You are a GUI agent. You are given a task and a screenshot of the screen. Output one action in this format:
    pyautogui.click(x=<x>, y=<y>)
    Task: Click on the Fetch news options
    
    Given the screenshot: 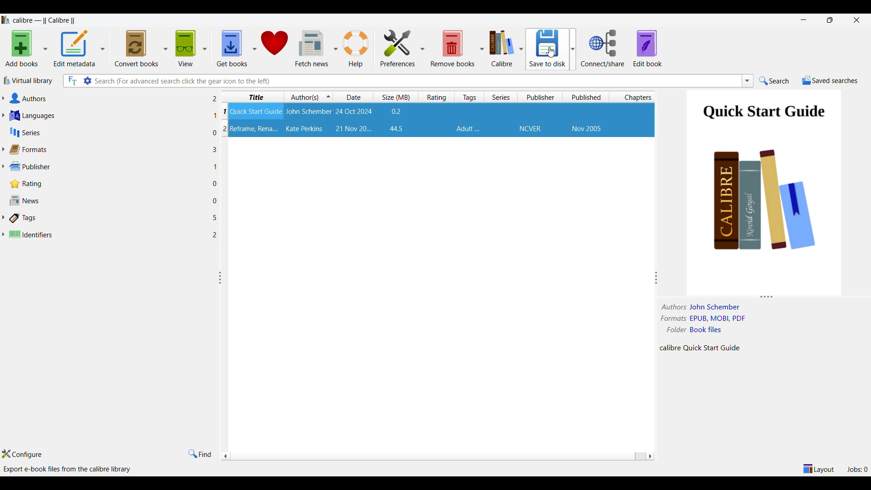 What is the action you would take?
    pyautogui.click(x=316, y=48)
    